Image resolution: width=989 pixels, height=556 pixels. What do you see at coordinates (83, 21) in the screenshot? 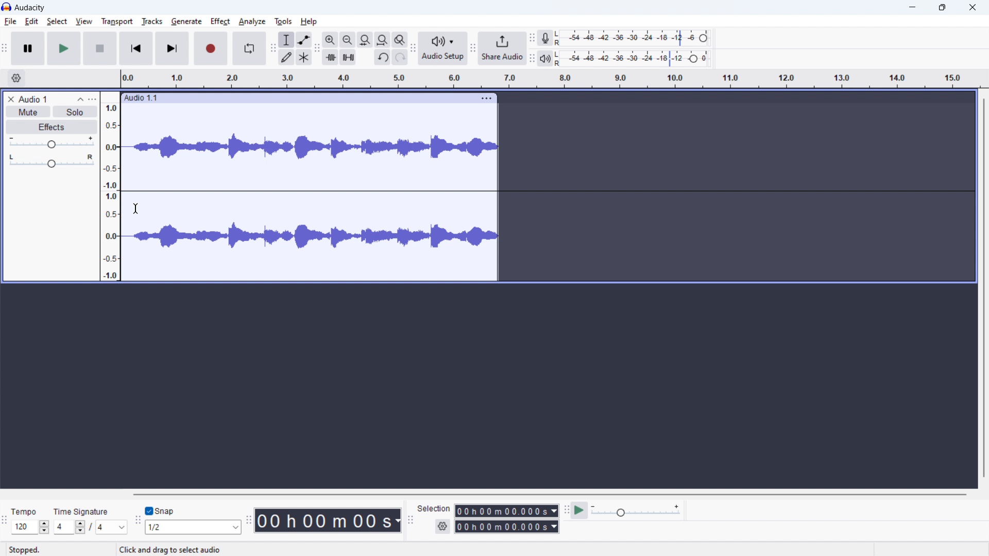
I see `view` at bounding box center [83, 21].